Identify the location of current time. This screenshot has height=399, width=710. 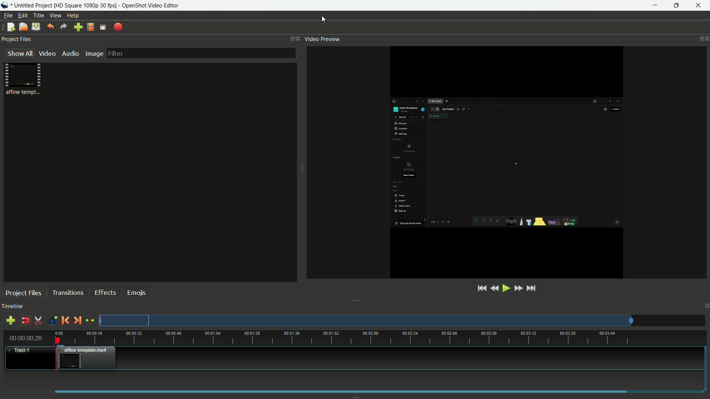
(26, 338).